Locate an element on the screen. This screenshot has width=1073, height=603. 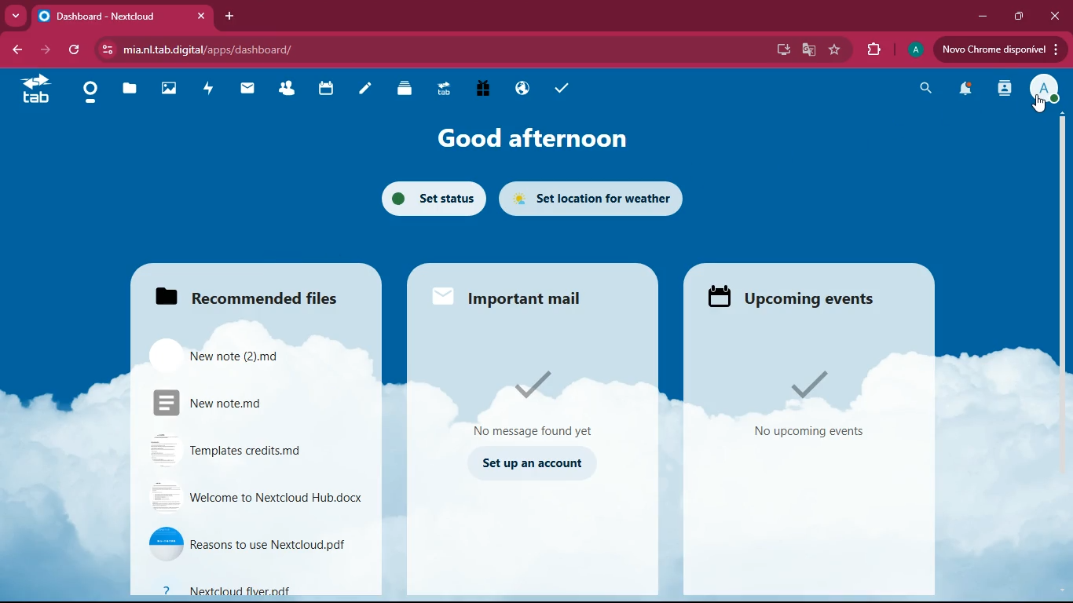
scroll bar is located at coordinates (1061, 250).